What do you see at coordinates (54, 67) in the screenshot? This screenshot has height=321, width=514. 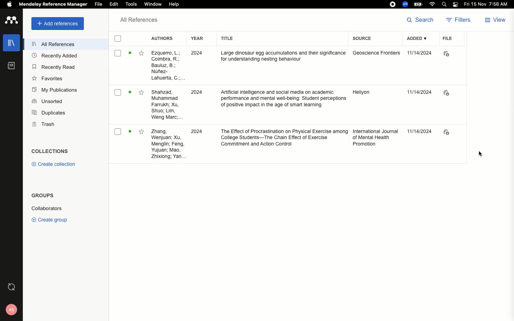 I see `Recently read` at bounding box center [54, 67].